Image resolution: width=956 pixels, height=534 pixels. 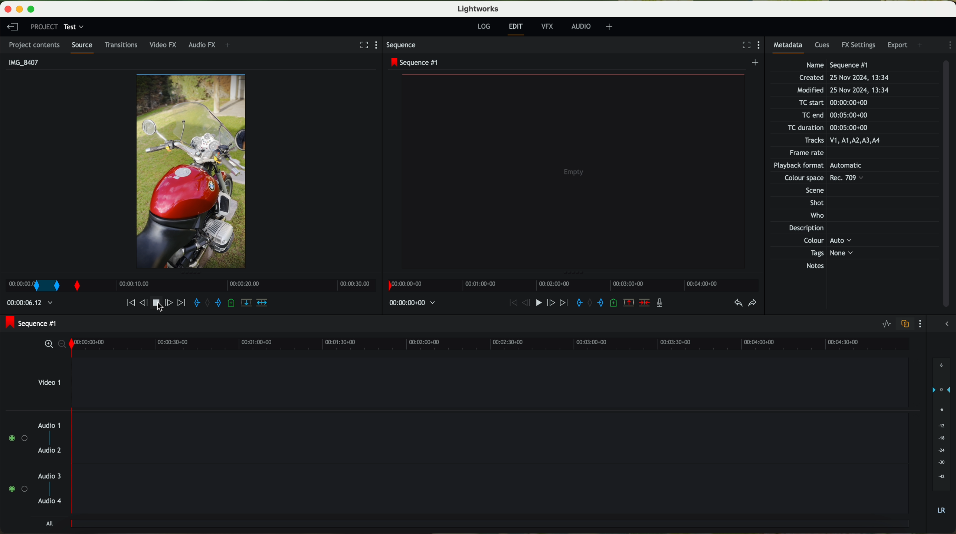 I want to click on close program, so click(x=7, y=9).